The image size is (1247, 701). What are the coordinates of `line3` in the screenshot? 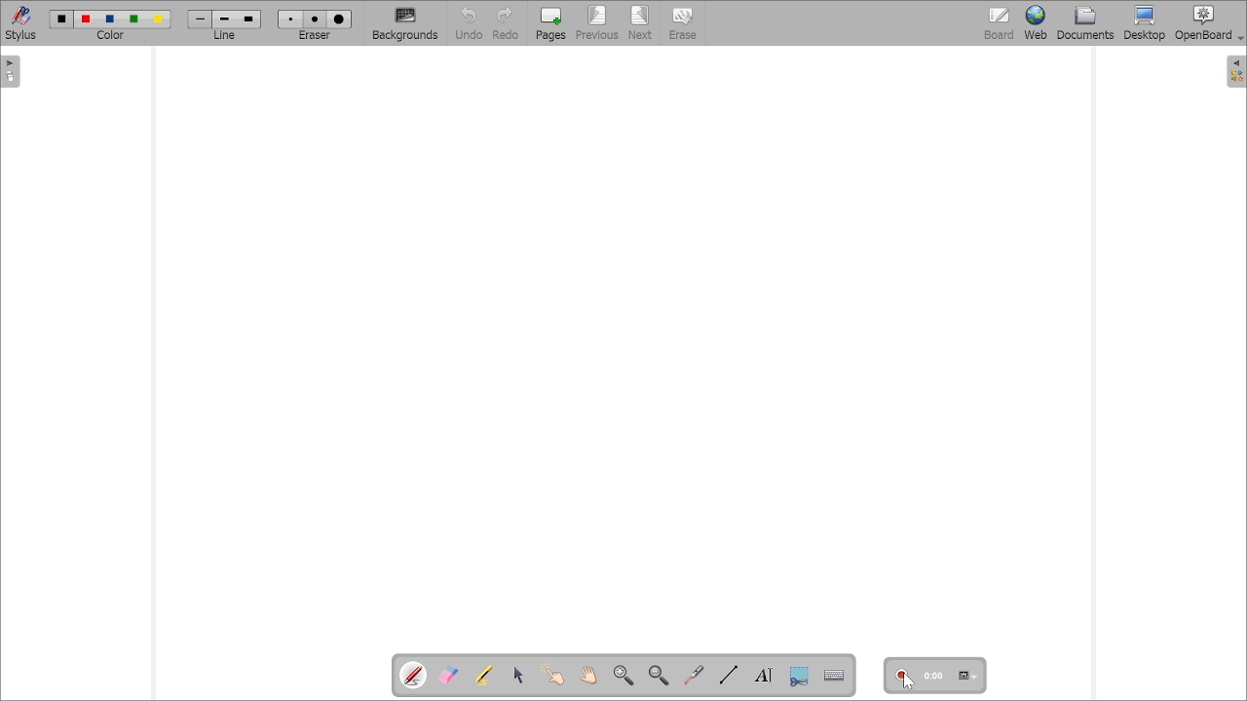 It's located at (248, 19).